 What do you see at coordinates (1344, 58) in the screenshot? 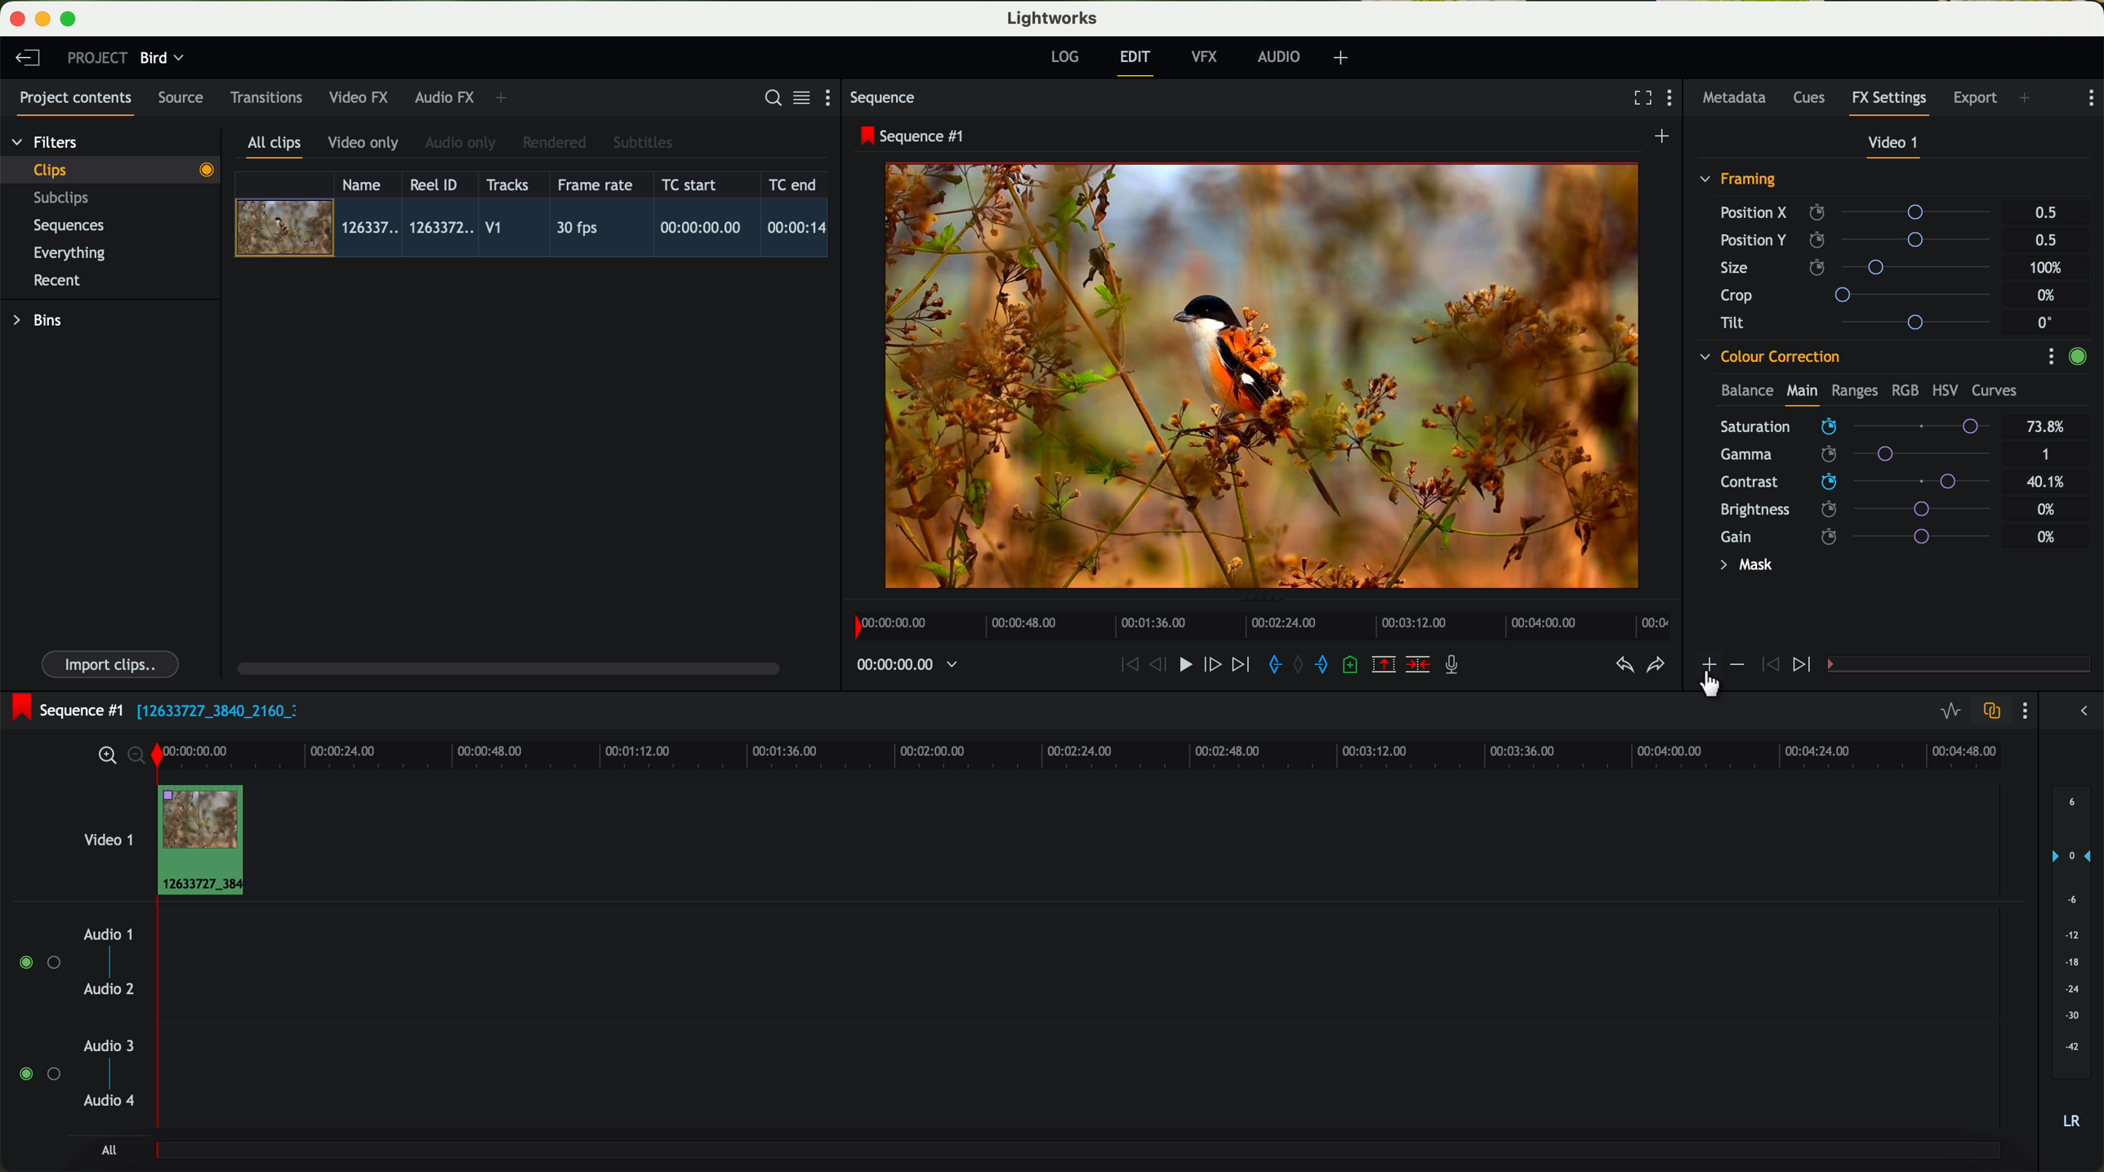
I see `add, remove and create layouts` at bounding box center [1344, 58].